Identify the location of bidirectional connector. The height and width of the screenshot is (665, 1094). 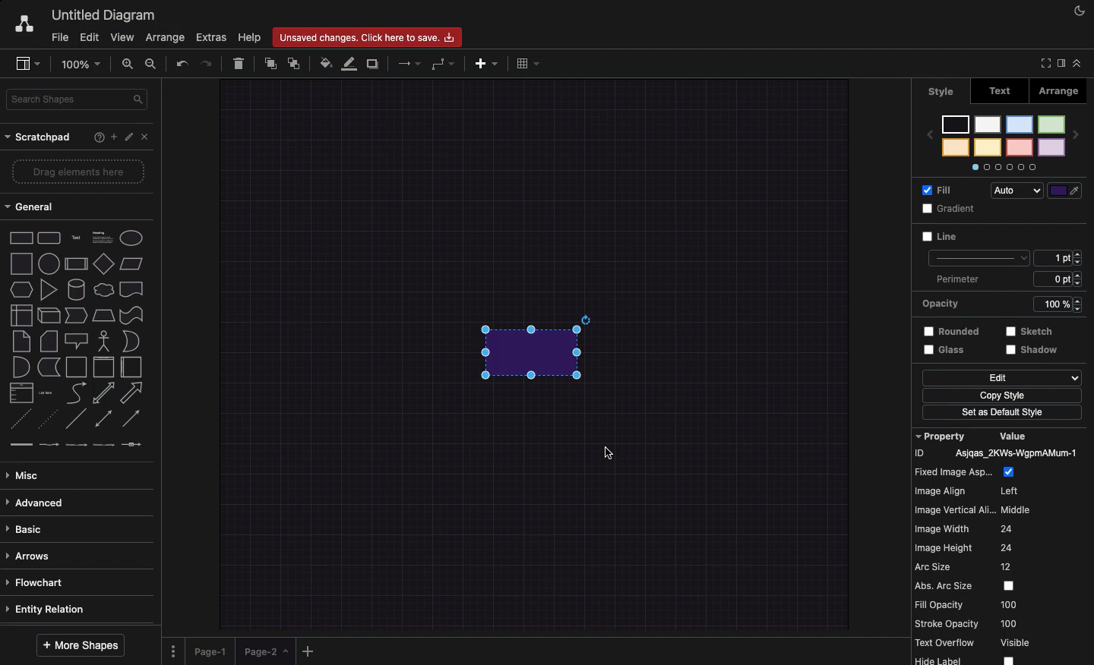
(103, 418).